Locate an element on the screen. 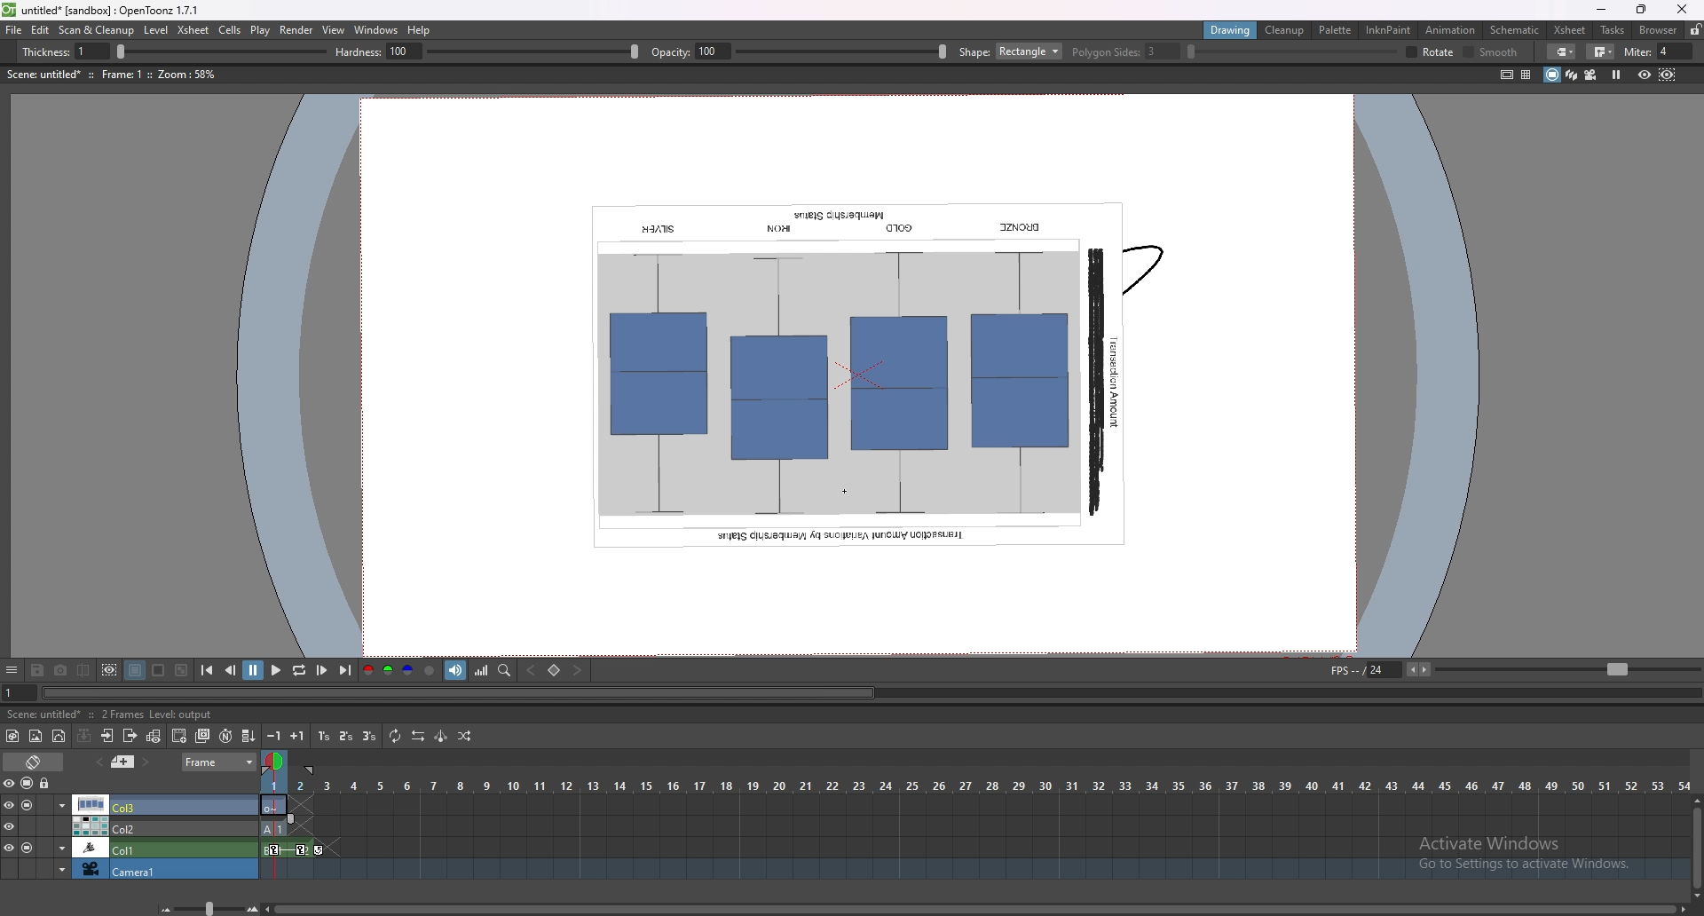  camera stand view is located at coordinates (1550, 75).